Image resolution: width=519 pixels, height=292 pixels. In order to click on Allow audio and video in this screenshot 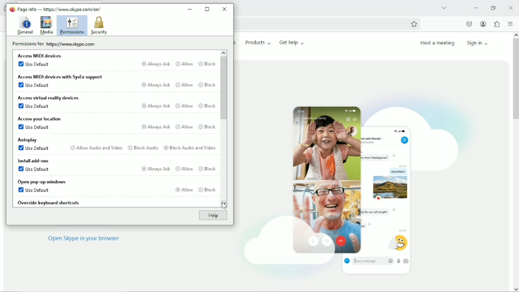, I will do `click(95, 147)`.